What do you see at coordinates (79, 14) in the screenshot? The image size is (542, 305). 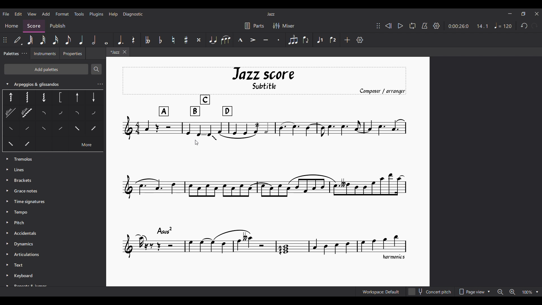 I see `Tools menu` at bounding box center [79, 14].